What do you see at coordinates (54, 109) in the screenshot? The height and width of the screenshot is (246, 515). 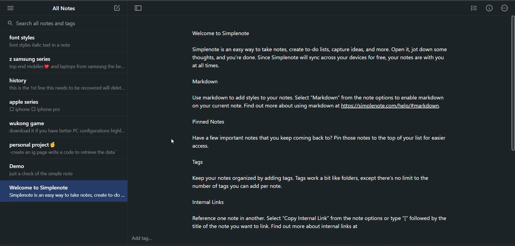 I see `iphone pro` at bounding box center [54, 109].